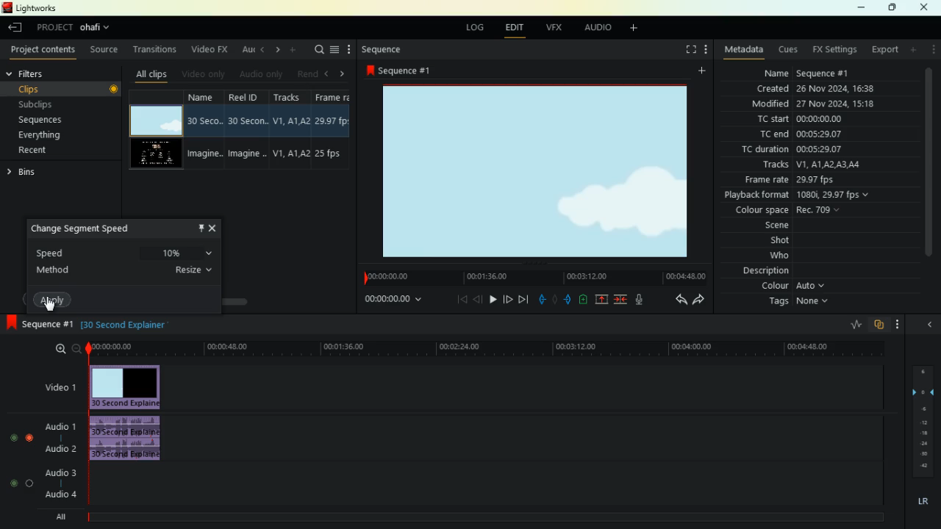 The width and height of the screenshot is (941, 529). What do you see at coordinates (834, 50) in the screenshot?
I see `fx settings` at bounding box center [834, 50].